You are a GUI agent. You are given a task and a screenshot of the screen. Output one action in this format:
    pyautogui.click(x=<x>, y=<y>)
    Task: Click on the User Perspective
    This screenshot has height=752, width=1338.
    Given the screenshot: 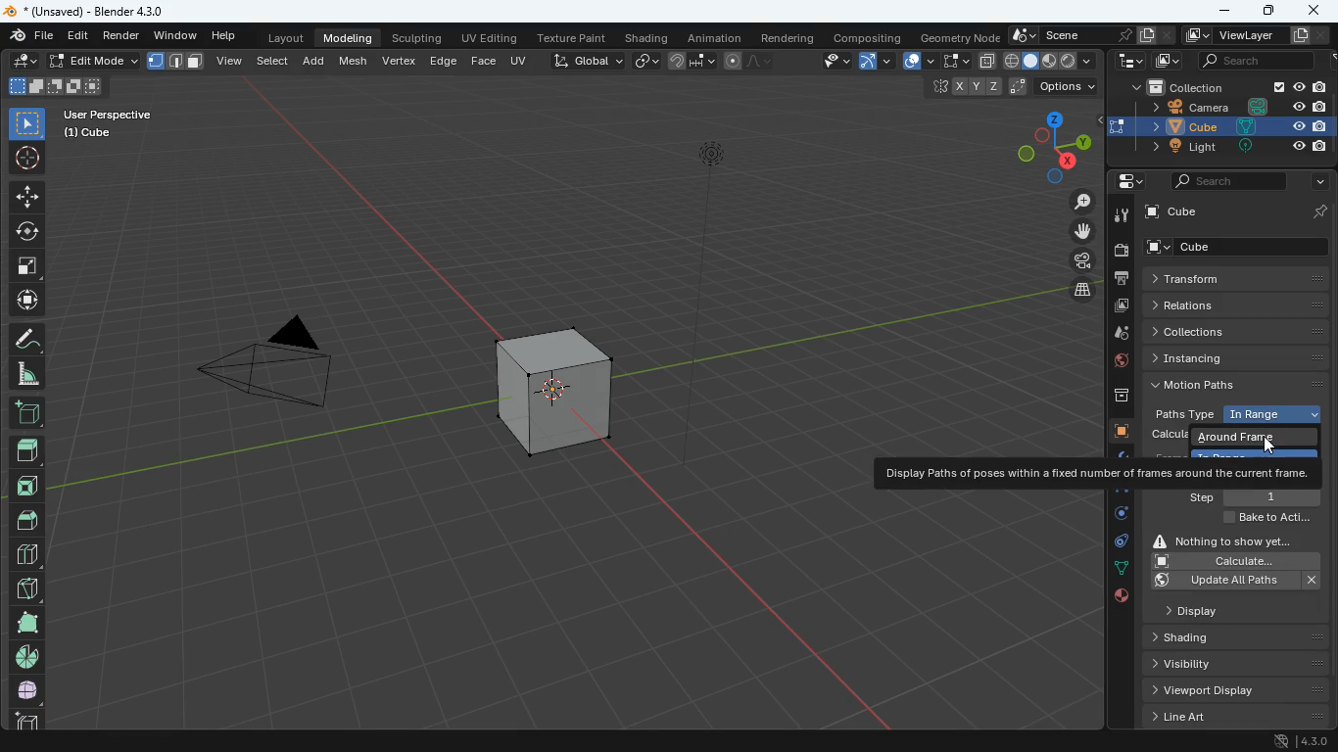 What is the action you would take?
    pyautogui.click(x=108, y=112)
    